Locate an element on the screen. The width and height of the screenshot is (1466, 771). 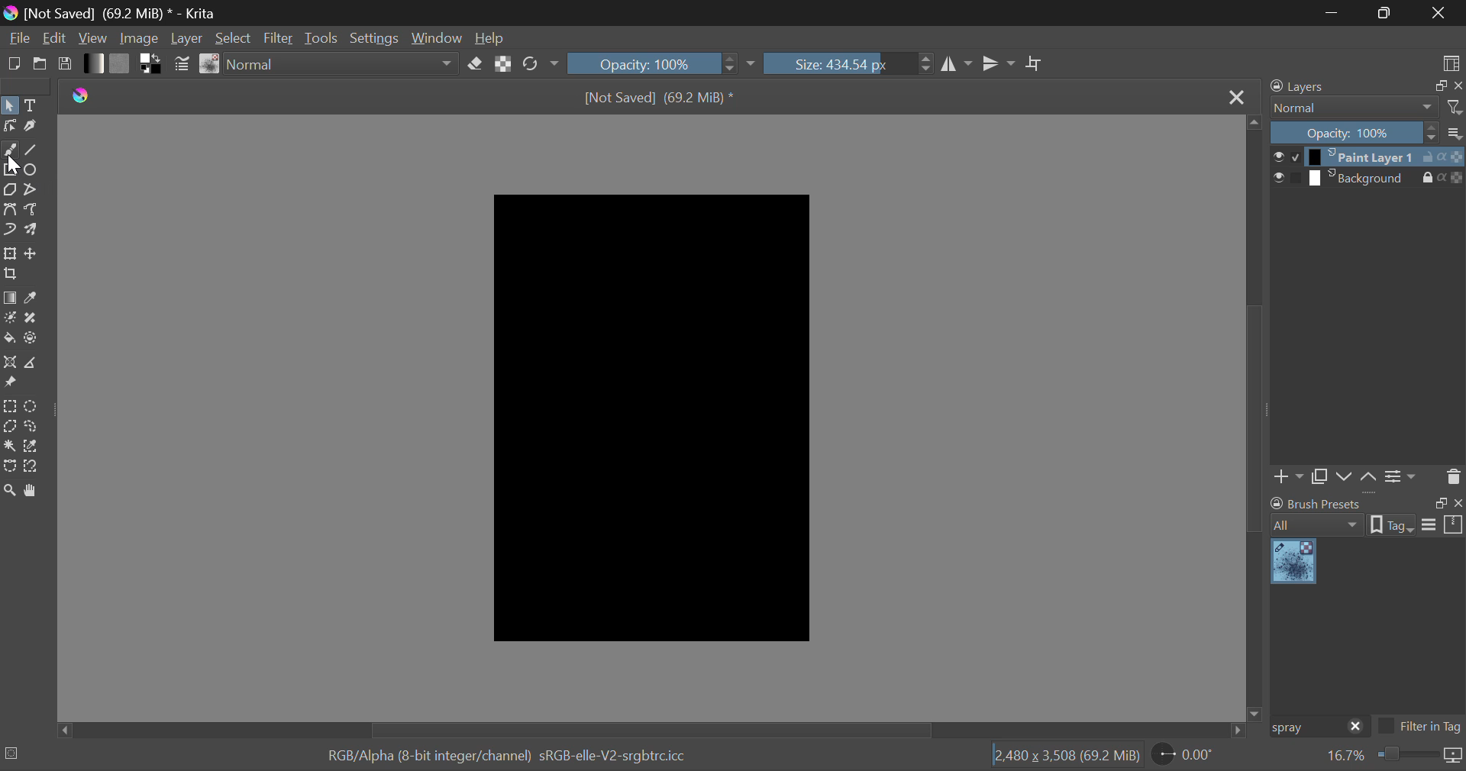
Open is located at coordinates (40, 63).